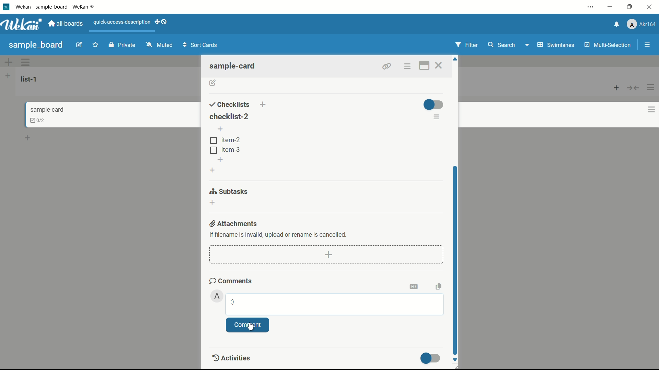 The height and width of the screenshot is (370, 659). I want to click on edit, so click(80, 46).